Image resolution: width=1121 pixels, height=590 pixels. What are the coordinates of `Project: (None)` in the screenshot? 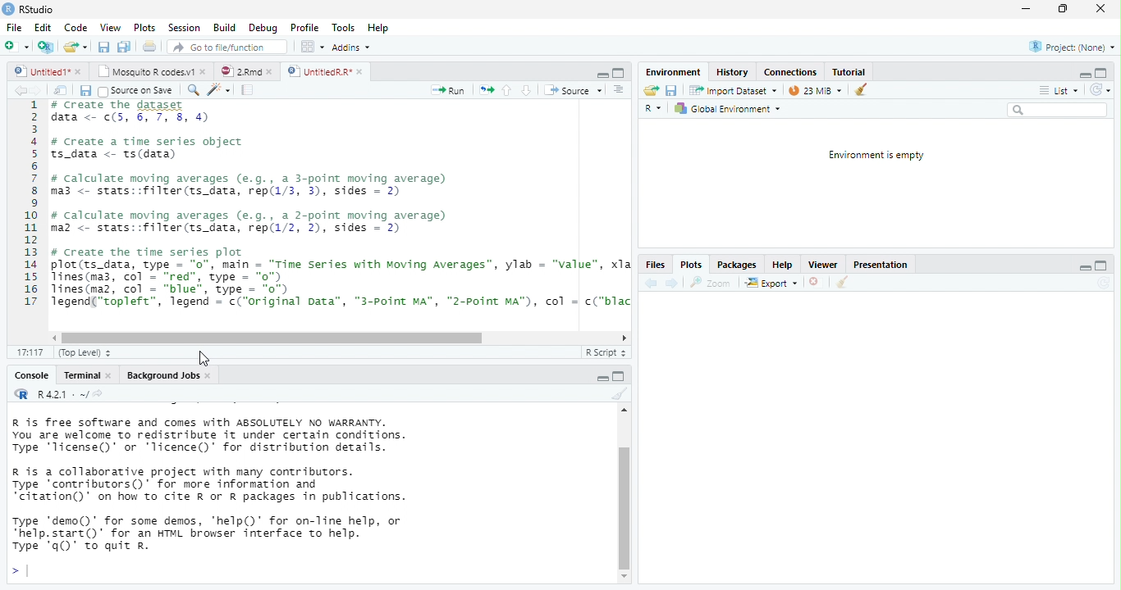 It's located at (1073, 48).